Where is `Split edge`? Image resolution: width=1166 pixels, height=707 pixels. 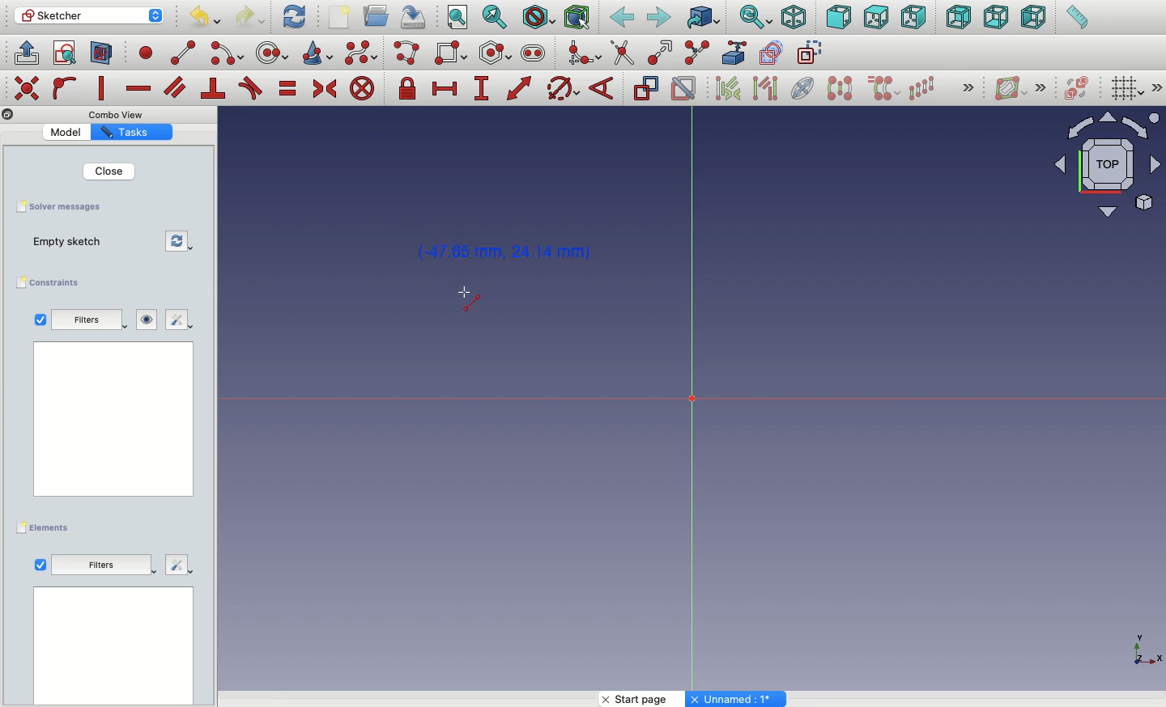 Split edge is located at coordinates (698, 52).